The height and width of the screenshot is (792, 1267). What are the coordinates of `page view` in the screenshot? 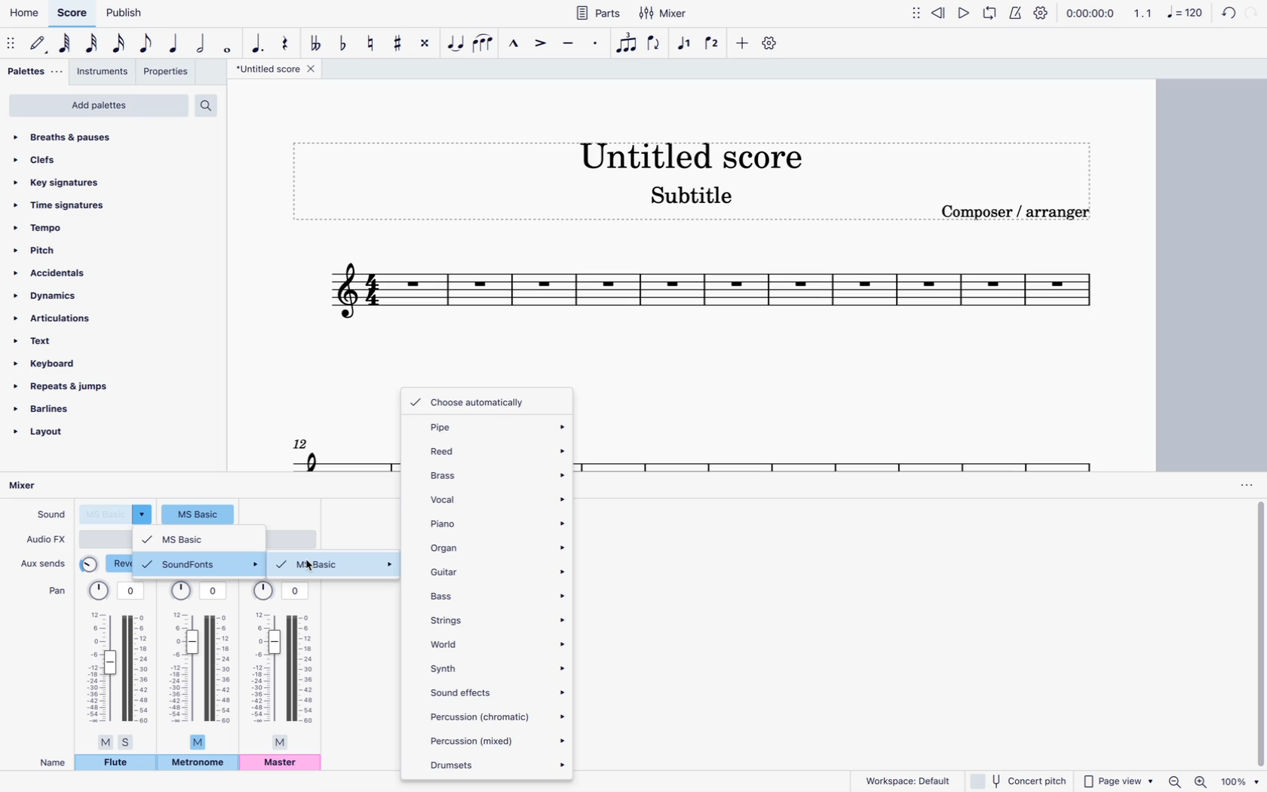 It's located at (1118, 778).